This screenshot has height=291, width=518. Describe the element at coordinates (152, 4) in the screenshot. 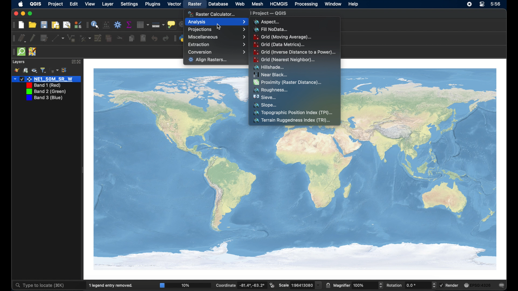

I see `plugins` at that location.